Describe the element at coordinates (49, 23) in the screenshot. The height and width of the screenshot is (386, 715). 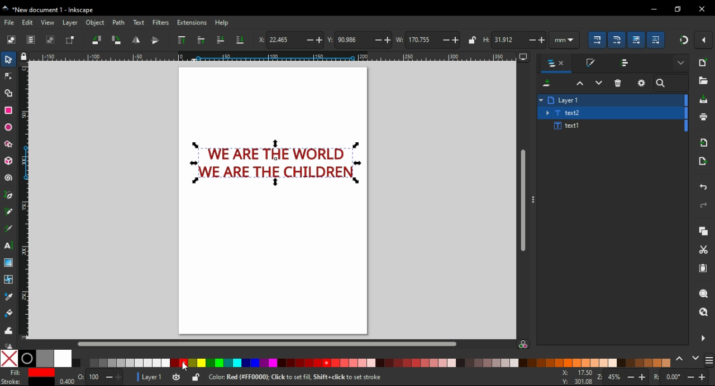
I see `view` at that location.